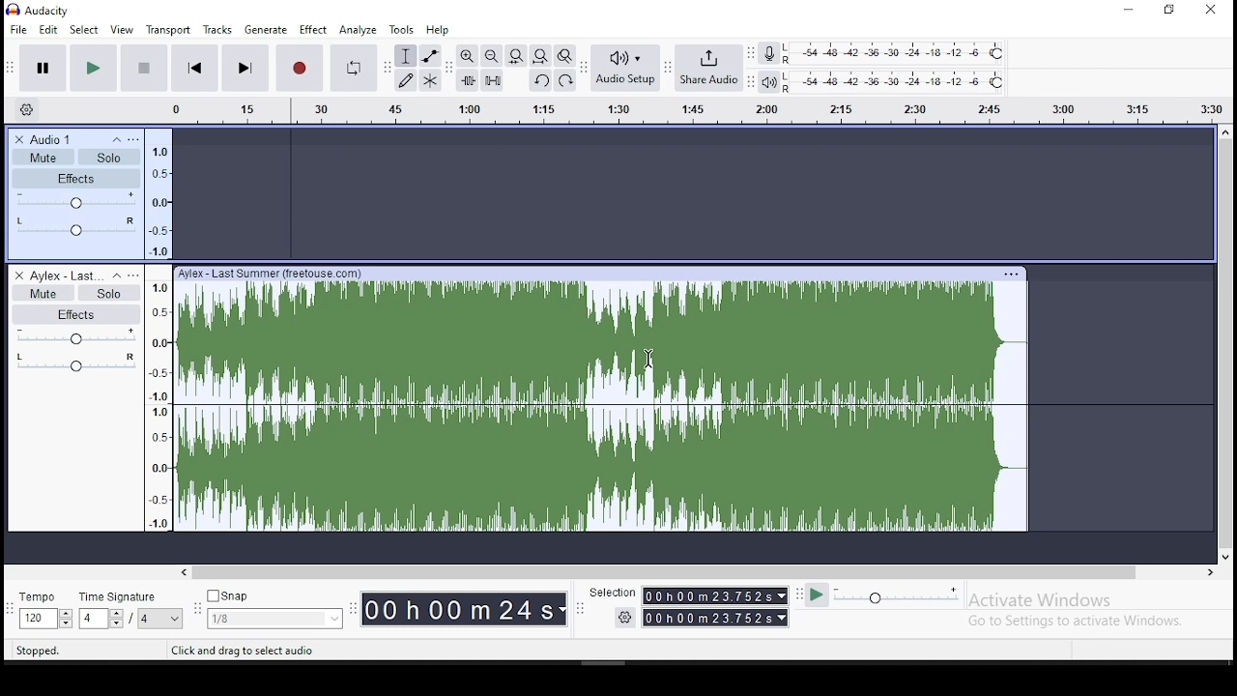  I want to click on close window, so click(1213, 10).